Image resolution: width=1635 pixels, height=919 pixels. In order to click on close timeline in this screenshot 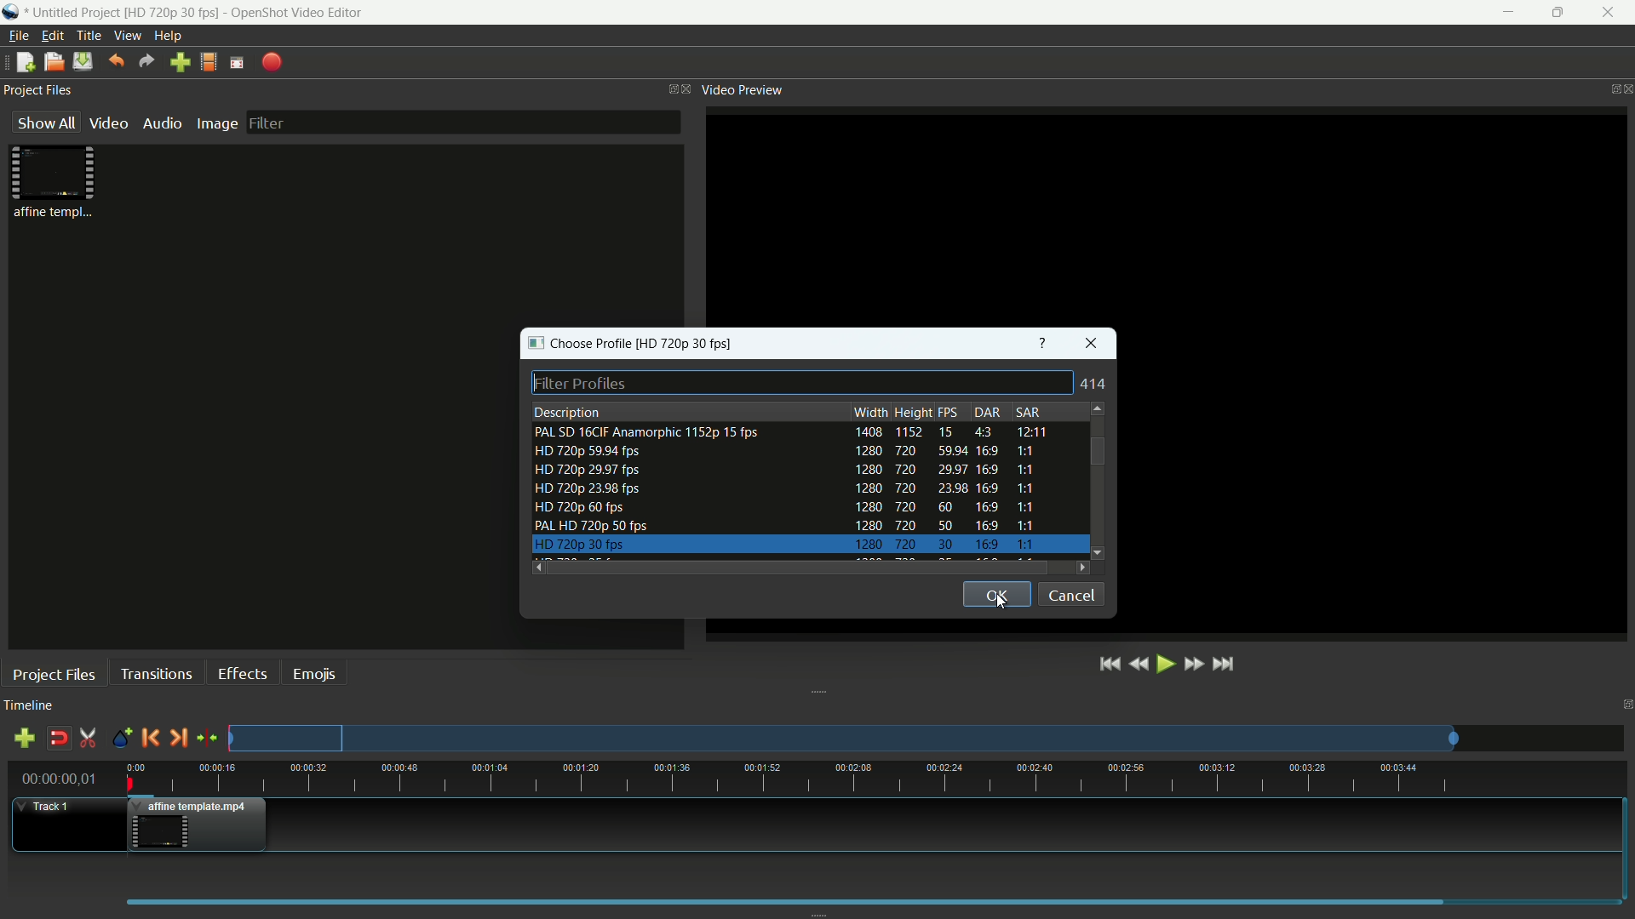, I will do `click(1625, 705)`.